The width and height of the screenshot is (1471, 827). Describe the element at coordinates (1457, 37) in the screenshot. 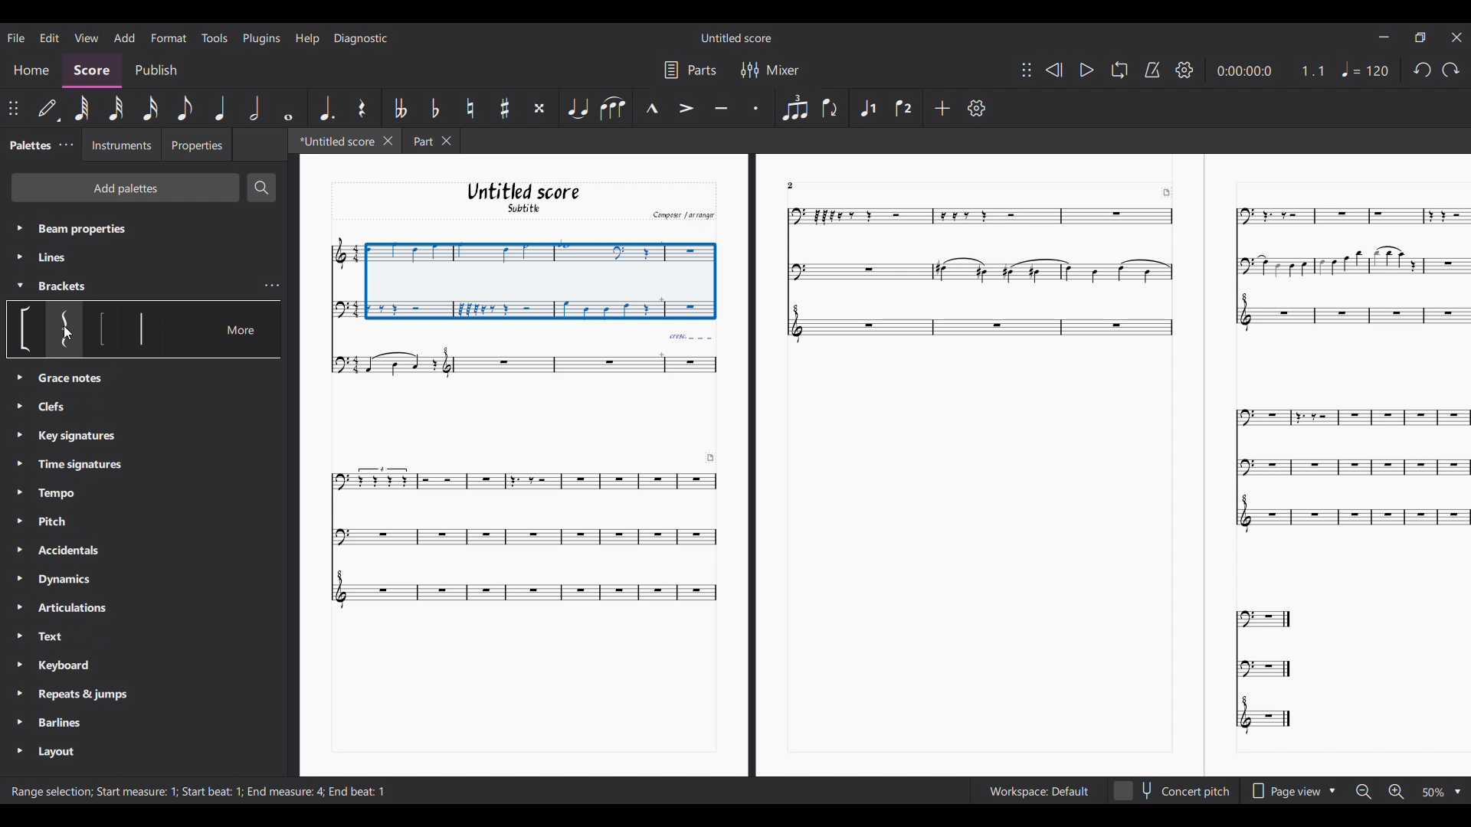

I see `Close ` at that location.